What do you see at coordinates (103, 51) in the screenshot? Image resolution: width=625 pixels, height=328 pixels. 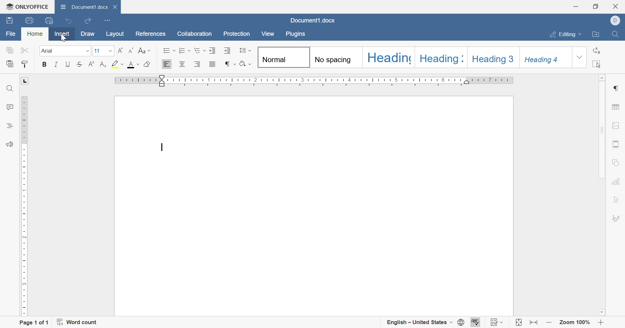 I see `Font size` at bounding box center [103, 51].